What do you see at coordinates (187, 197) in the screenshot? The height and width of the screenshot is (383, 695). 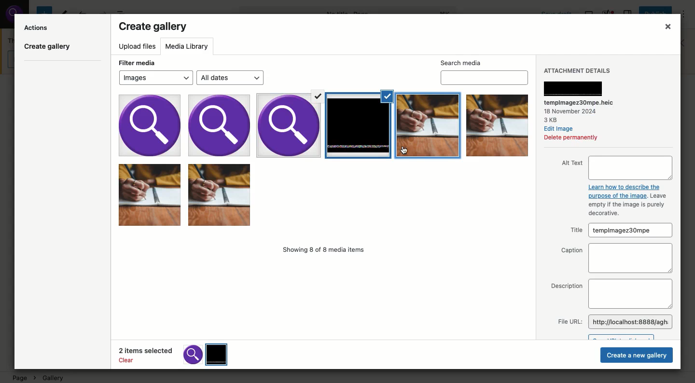 I see `Images` at bounding box center [187, 197].